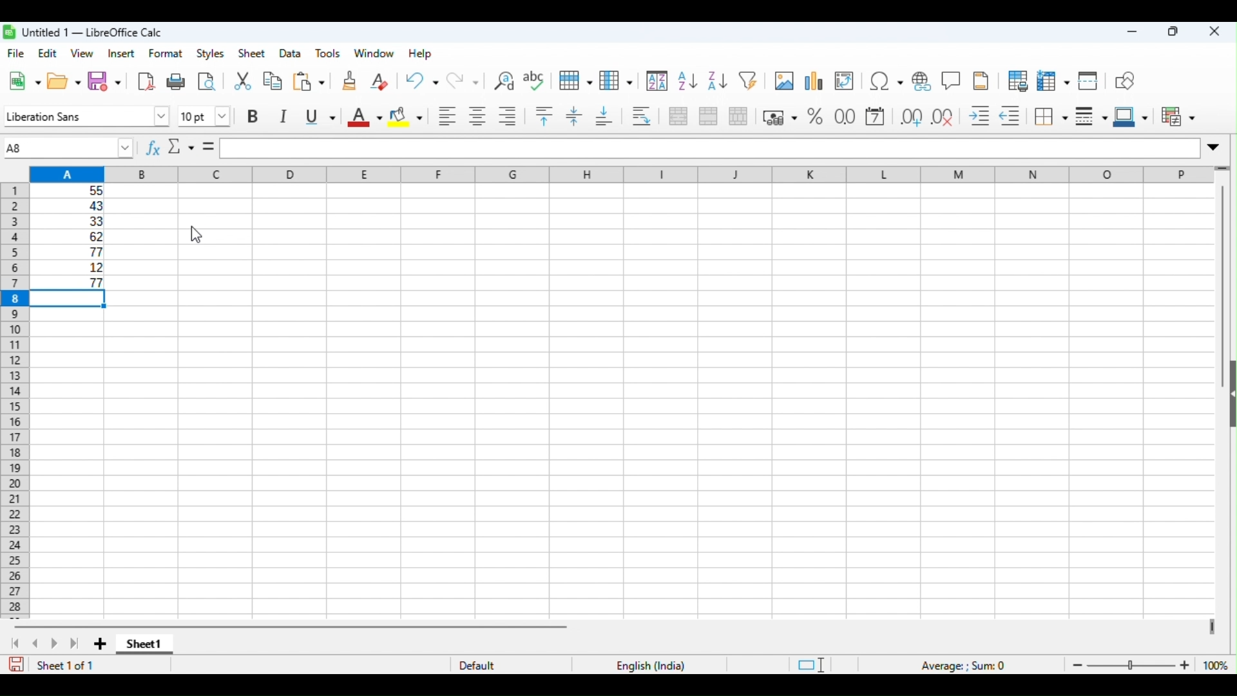 The height and width of the screenshot is (696, 1237). What do you see at coordinates (290, 52) in the screenshot?
I see `data` at bounding box center [290, 52].